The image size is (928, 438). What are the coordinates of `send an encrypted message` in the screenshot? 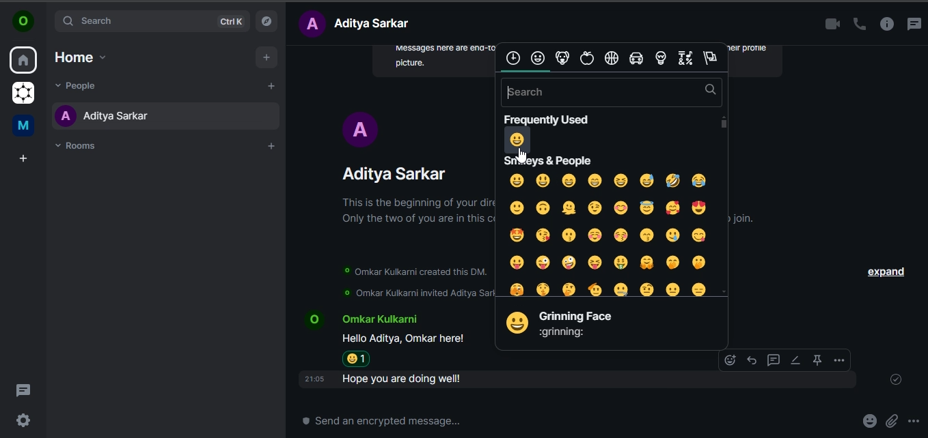 It's located at (393, 422).